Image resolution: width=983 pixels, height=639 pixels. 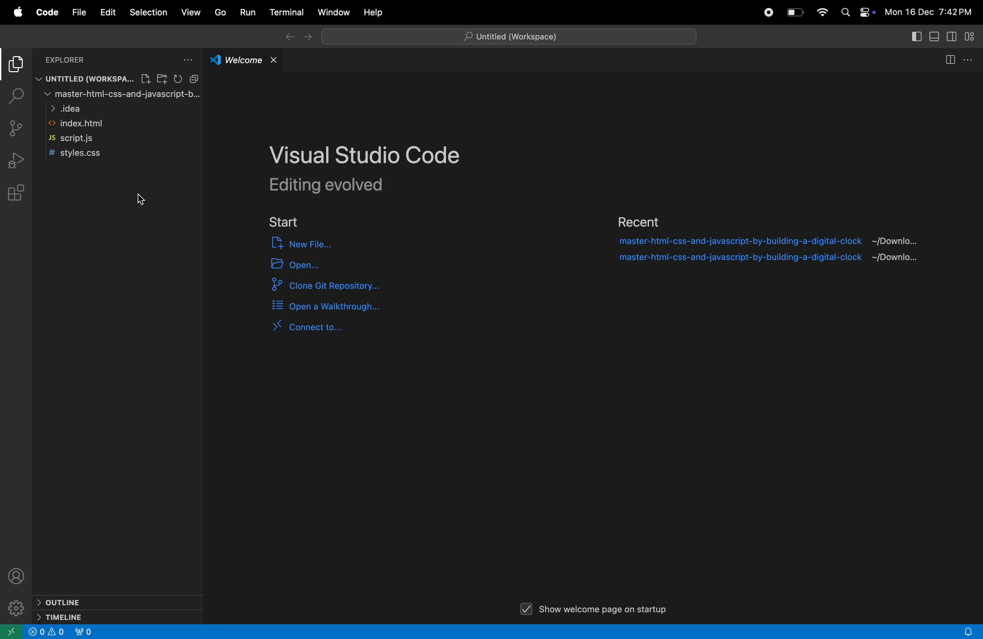 I want to click on connect to, so click(x=315, y=327).